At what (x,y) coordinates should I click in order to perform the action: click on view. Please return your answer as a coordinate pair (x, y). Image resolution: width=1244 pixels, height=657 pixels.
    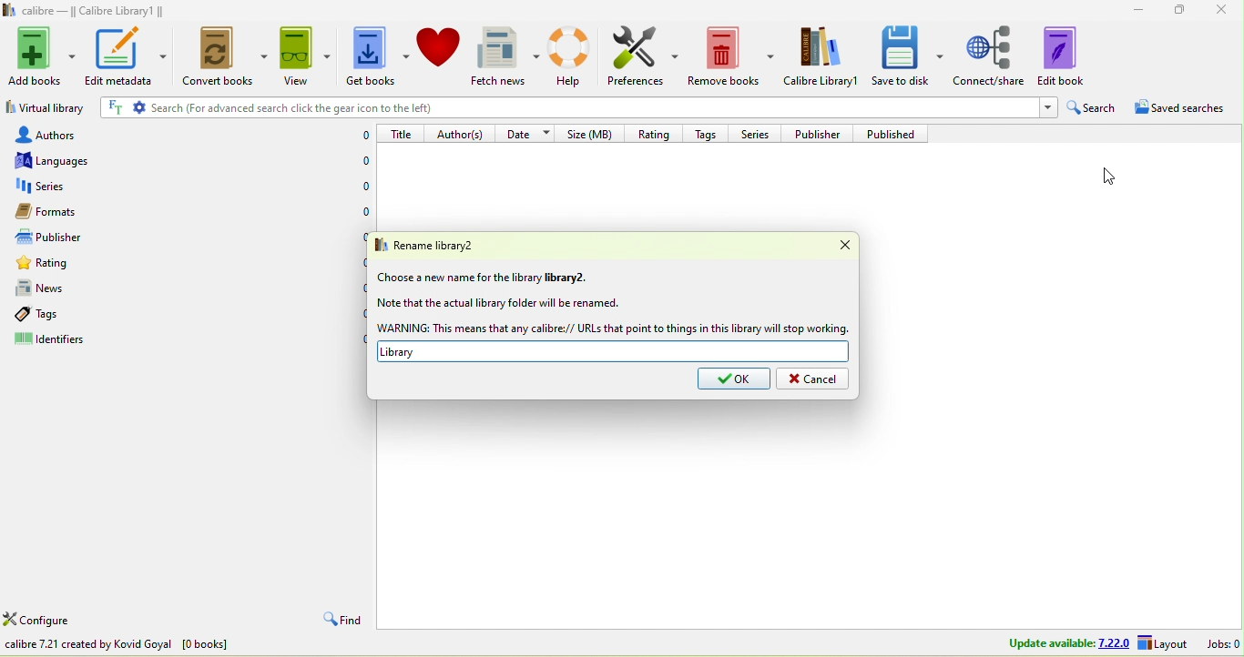
    Looking at the image, I should click on (303, 56).